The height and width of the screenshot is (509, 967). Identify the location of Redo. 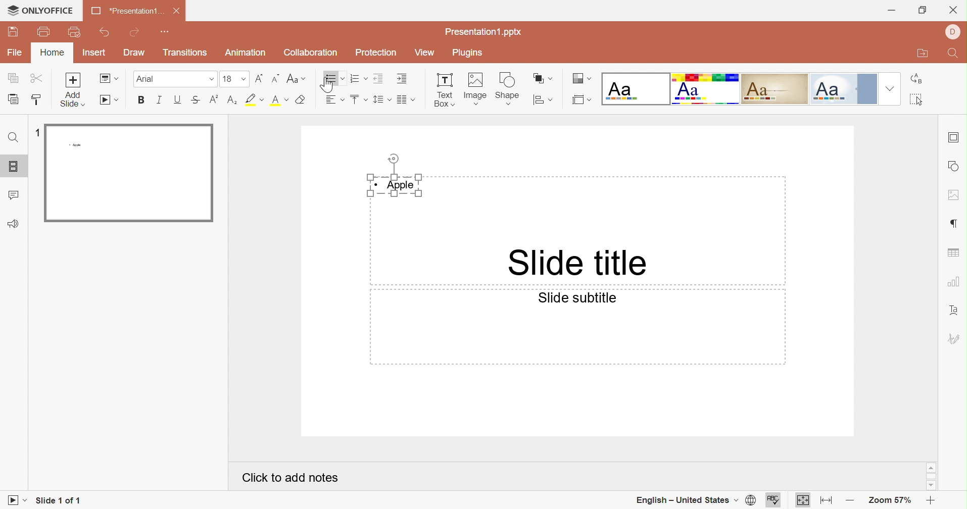
(134, 33).